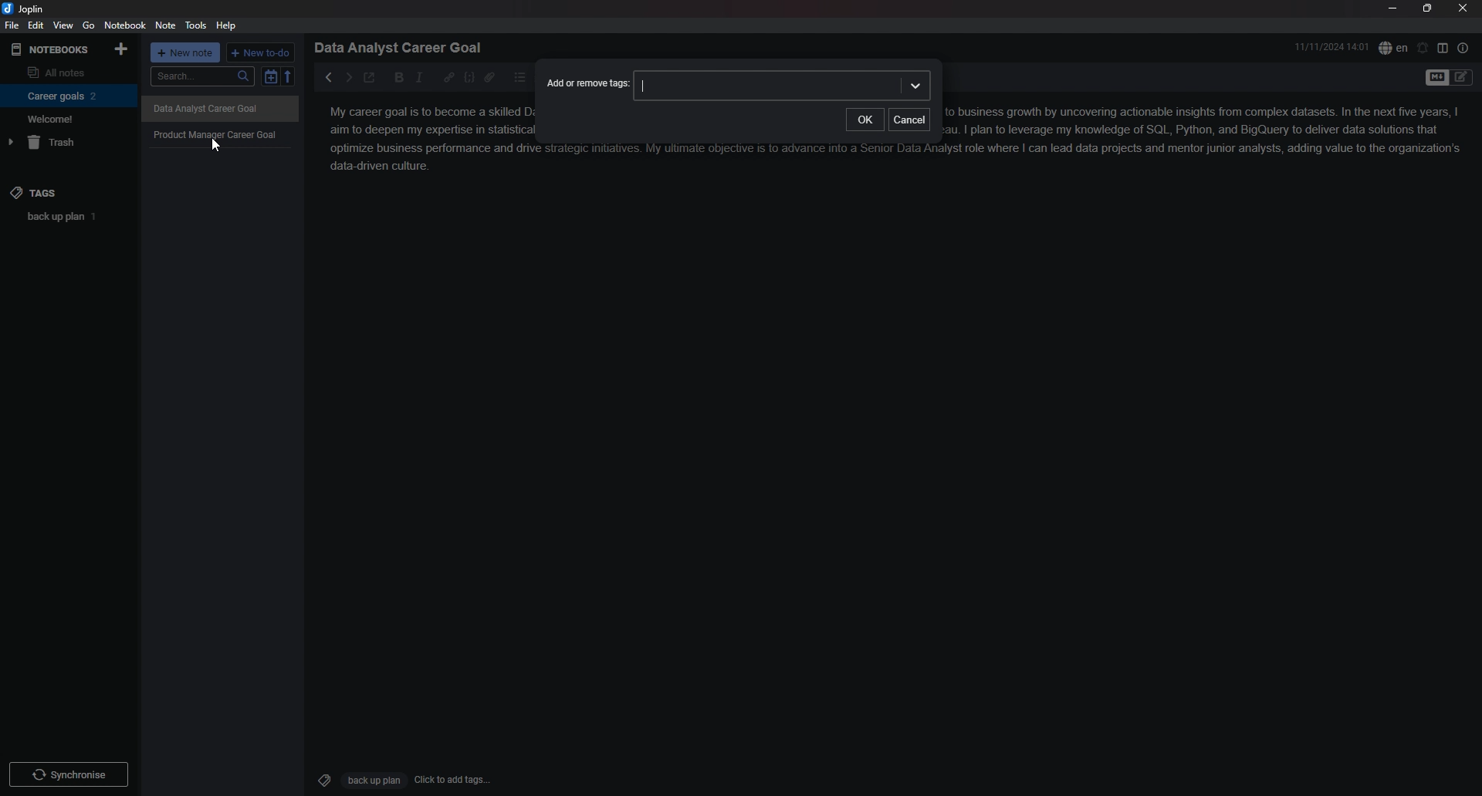 The width and height of the screenshot is (1482, 796). Describe the element at coordinates (63, 25) in the screenshot. I see `view` at that location.